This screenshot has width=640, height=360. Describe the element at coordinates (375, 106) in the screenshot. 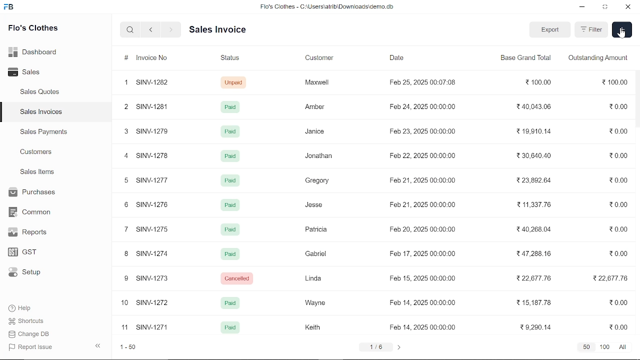

I see `2 SINV-1281 Pad Amber Feb 24, 2025 00:00:00 740,043.06 ?0.00` at that location.